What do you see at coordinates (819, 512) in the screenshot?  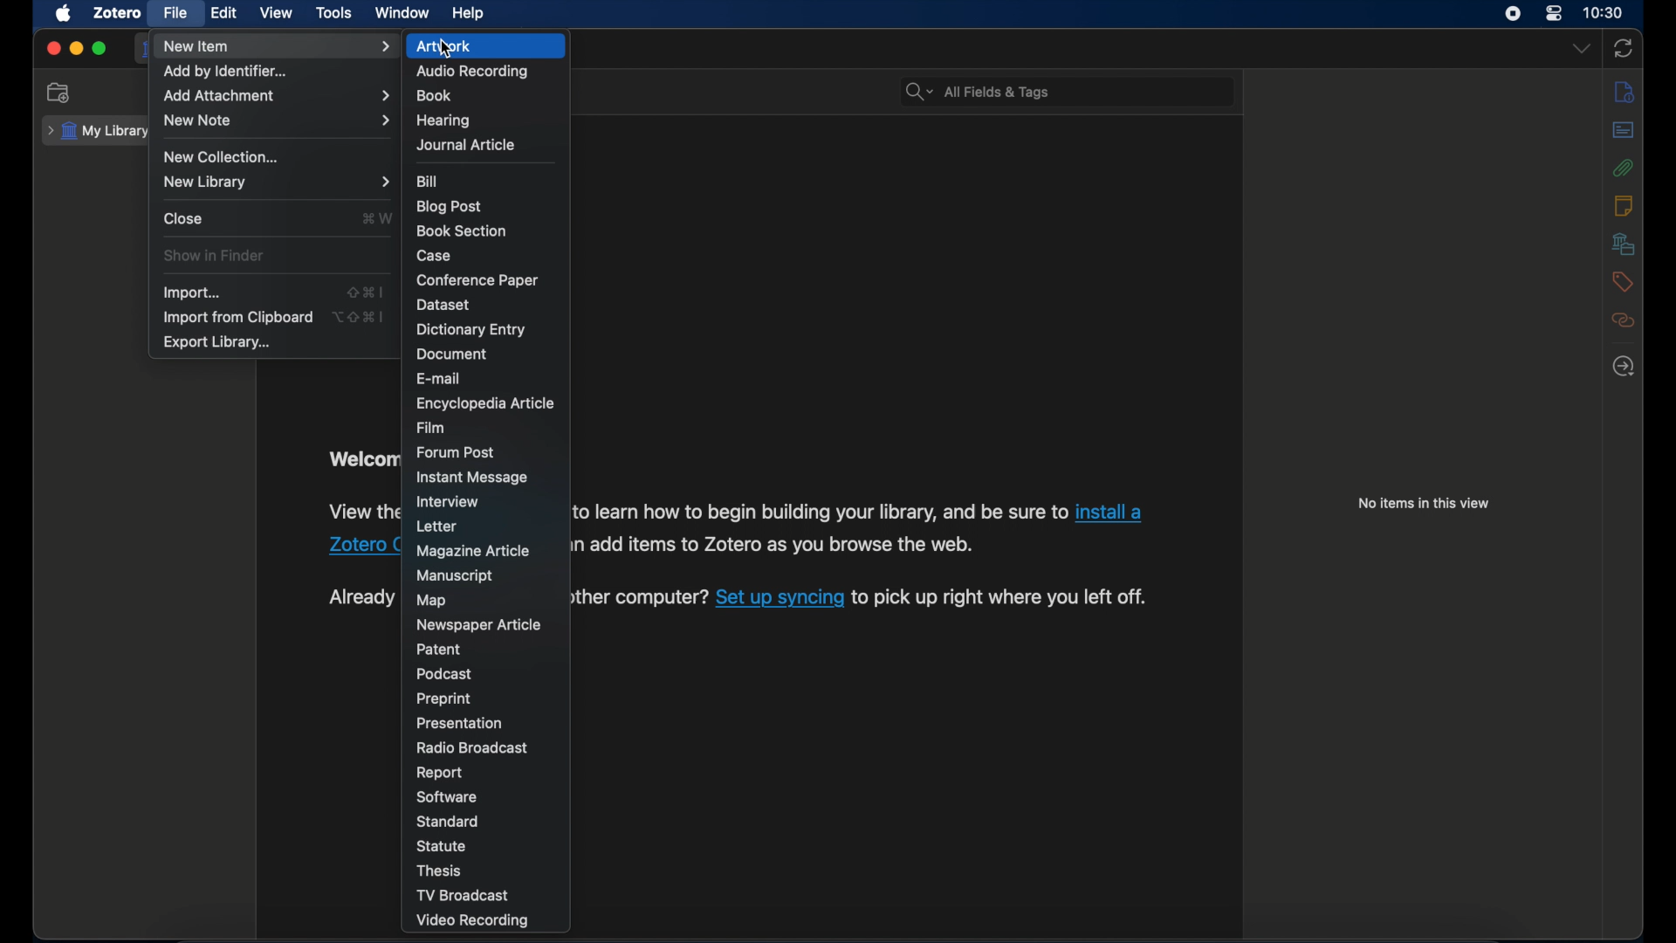 I see `to learn how` at bounding box center [819, 512].